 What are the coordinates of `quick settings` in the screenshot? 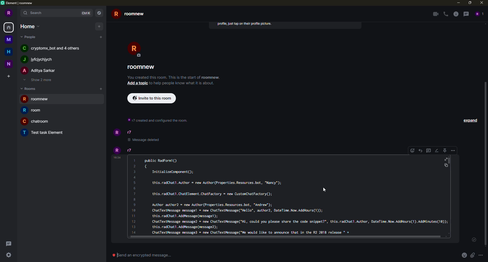 It's located at (9, 255).